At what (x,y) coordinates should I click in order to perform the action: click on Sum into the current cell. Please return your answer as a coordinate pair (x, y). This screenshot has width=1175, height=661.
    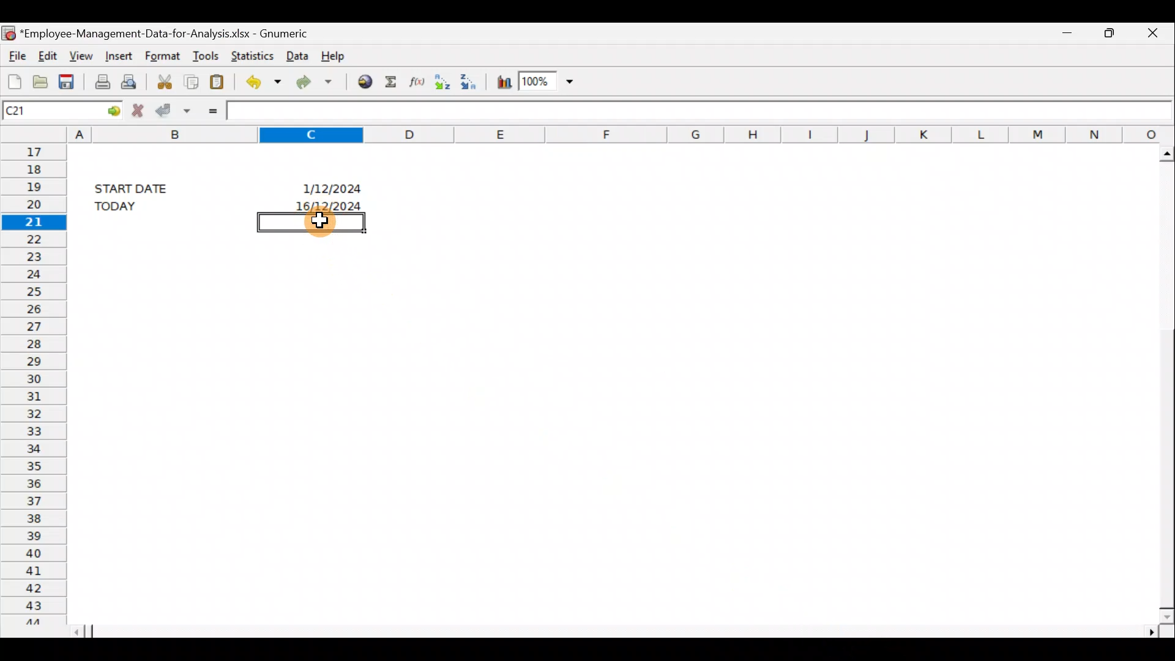
    Looking at the image, I should click on (390, 82).